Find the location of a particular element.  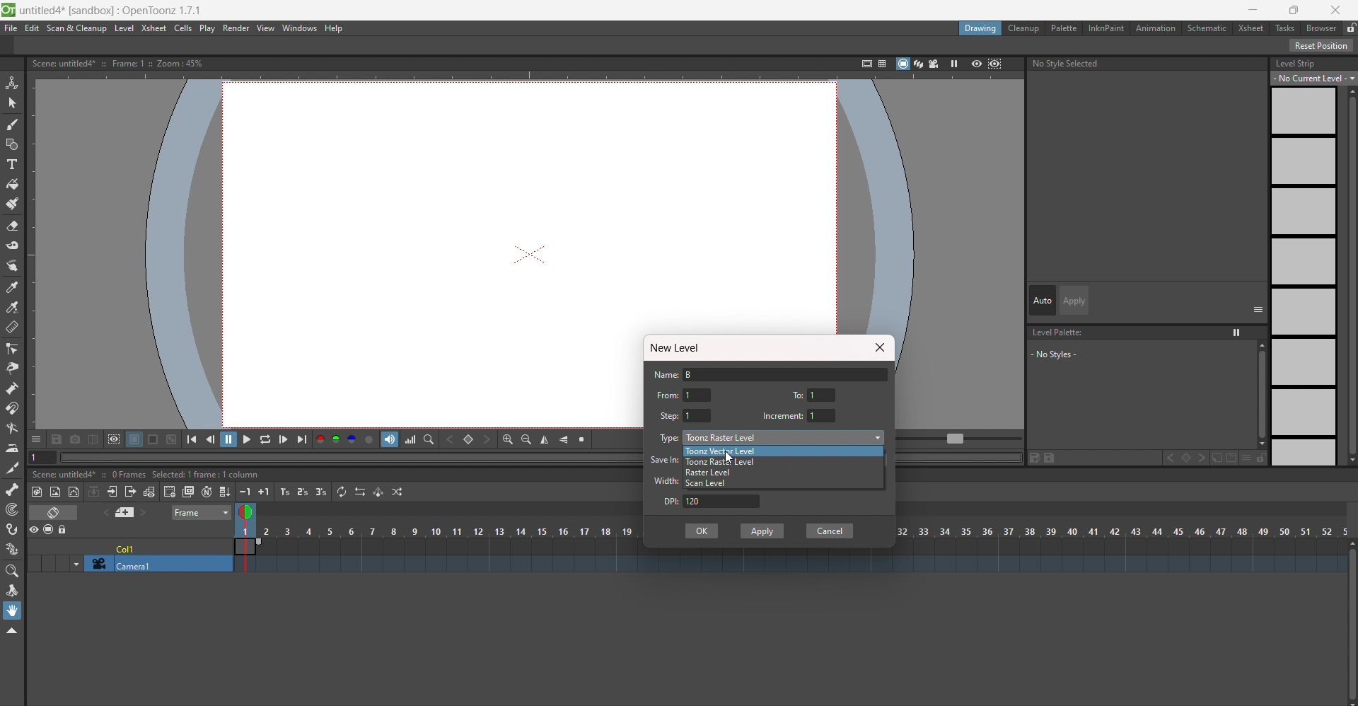

auto input cell number is located at coordinates (207, 491).